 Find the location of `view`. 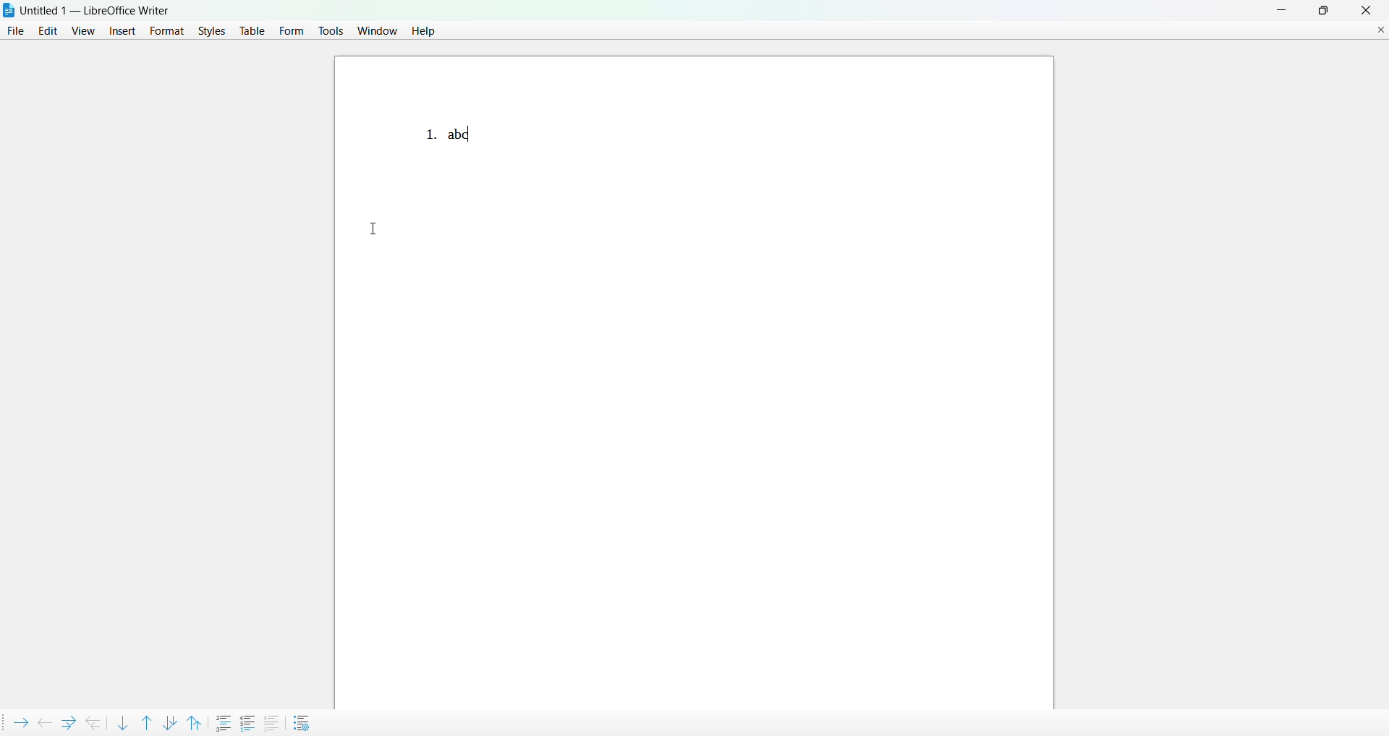

view is located at coordinates (83, 30).